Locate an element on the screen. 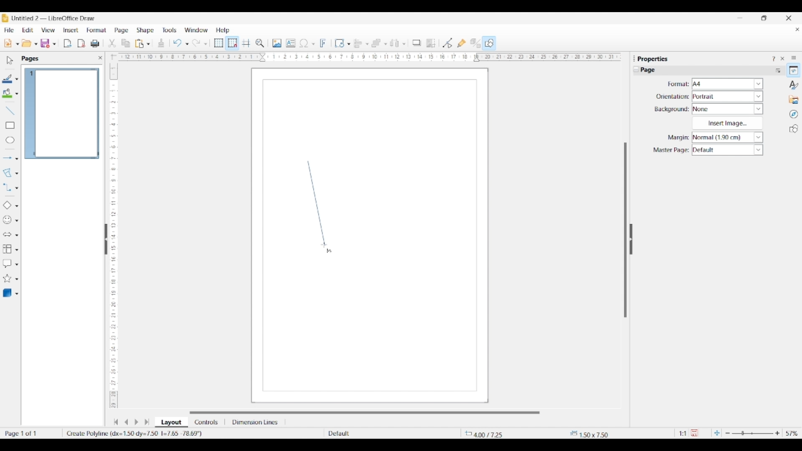  More options is located at coordinates (778, 70).